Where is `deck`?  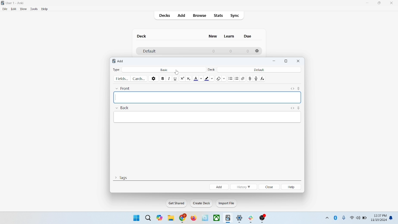
deck is located at coordinates (142, 36).